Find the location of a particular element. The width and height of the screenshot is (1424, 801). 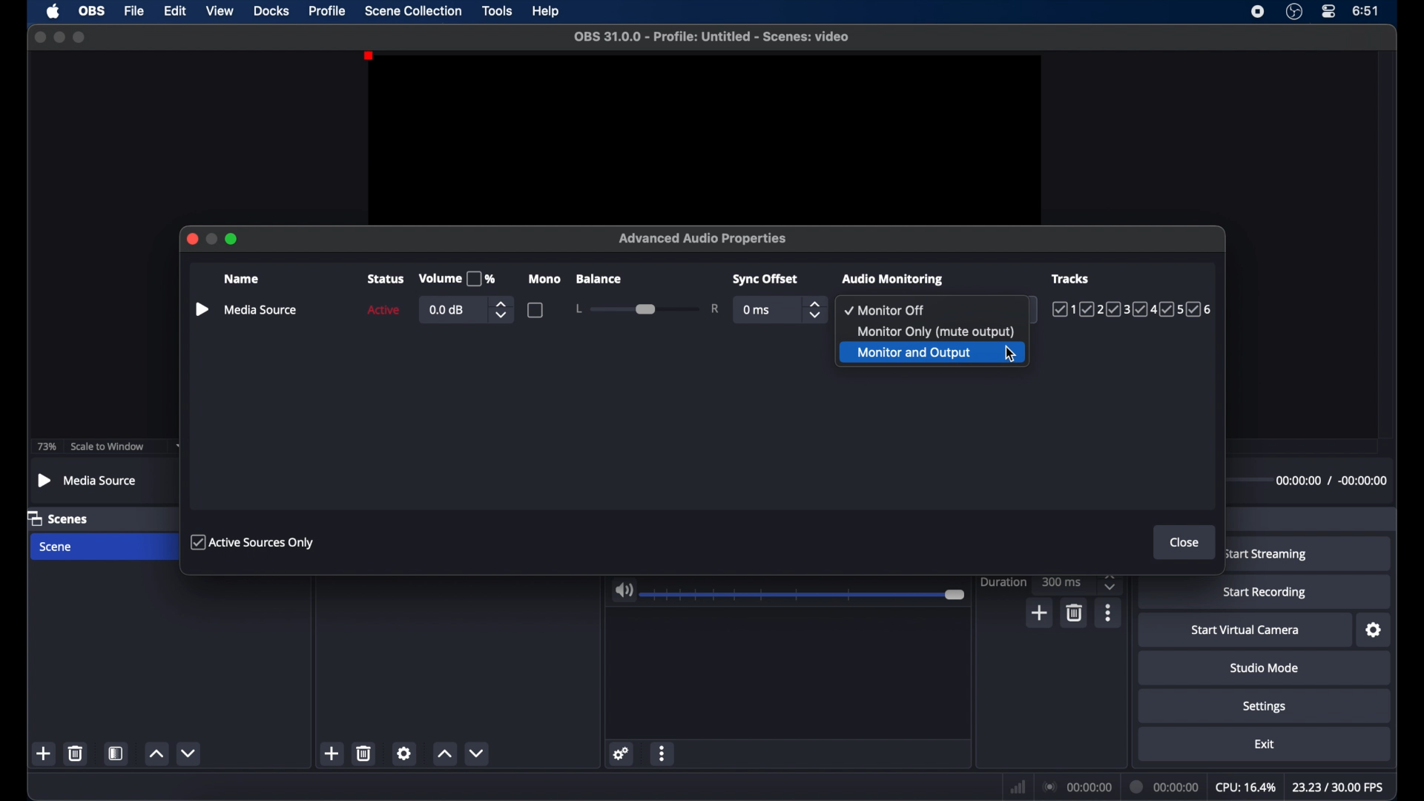

delete is located at coordinates (365, 754).